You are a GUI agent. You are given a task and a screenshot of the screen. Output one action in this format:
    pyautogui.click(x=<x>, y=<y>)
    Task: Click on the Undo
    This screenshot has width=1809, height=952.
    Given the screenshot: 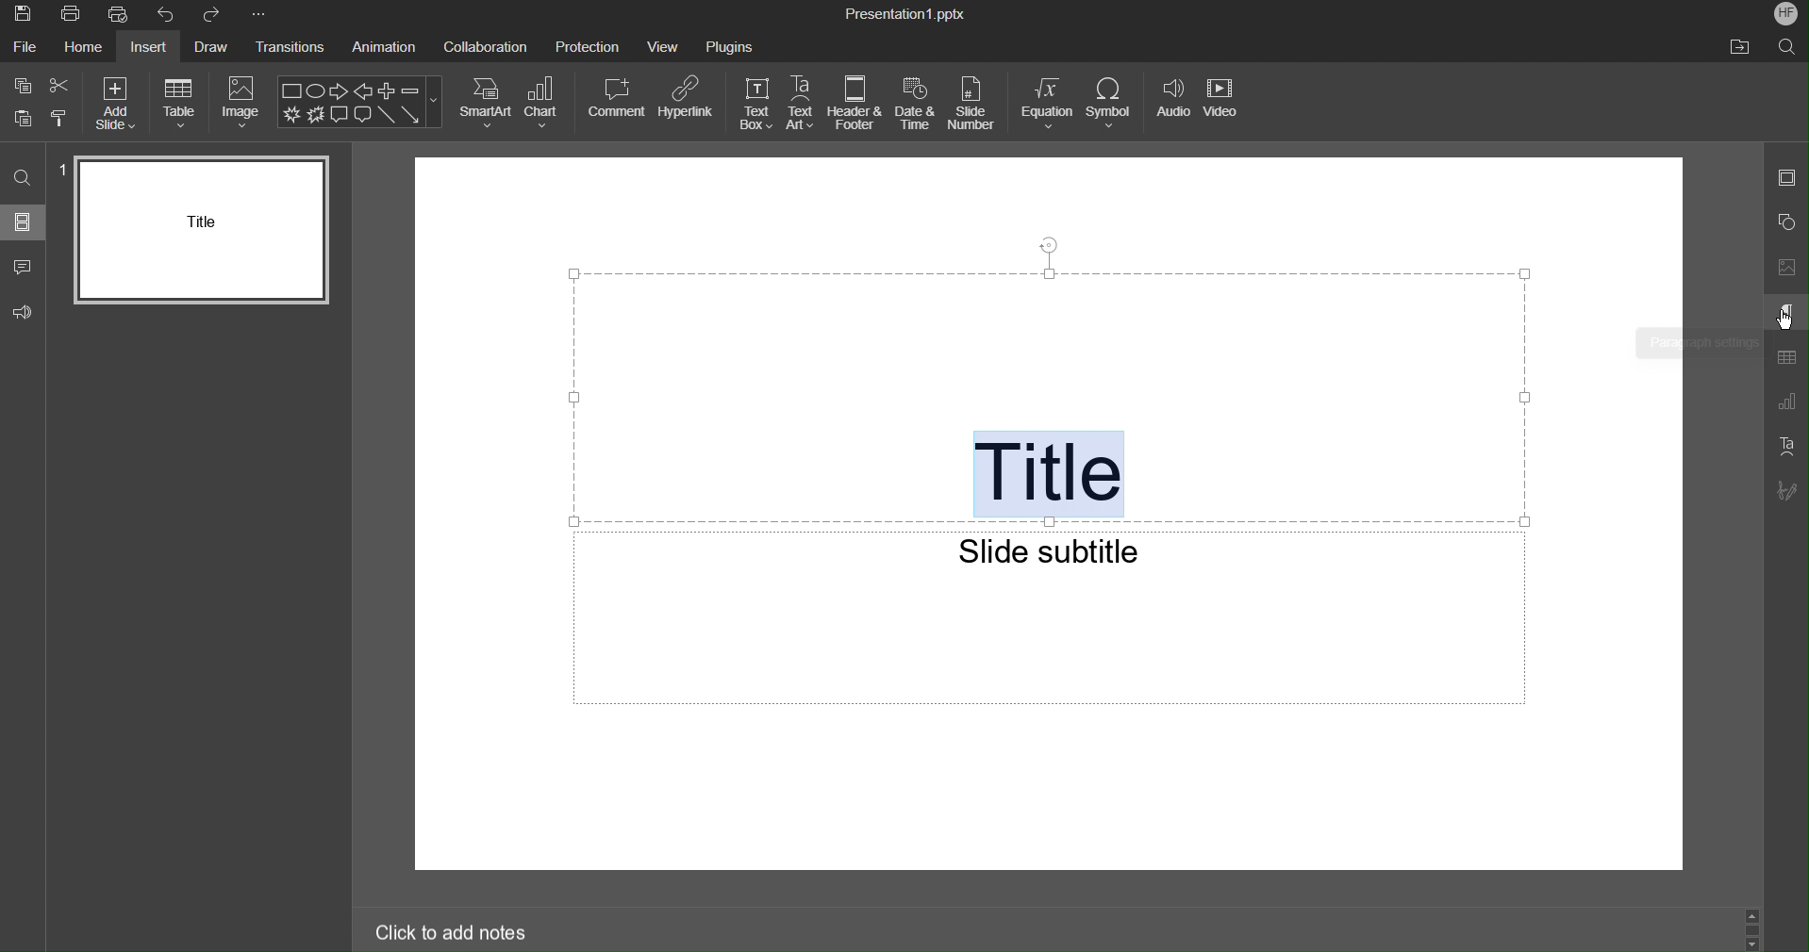 What is the action you would take?
    pyautogui.click(x=167, y=16)
    